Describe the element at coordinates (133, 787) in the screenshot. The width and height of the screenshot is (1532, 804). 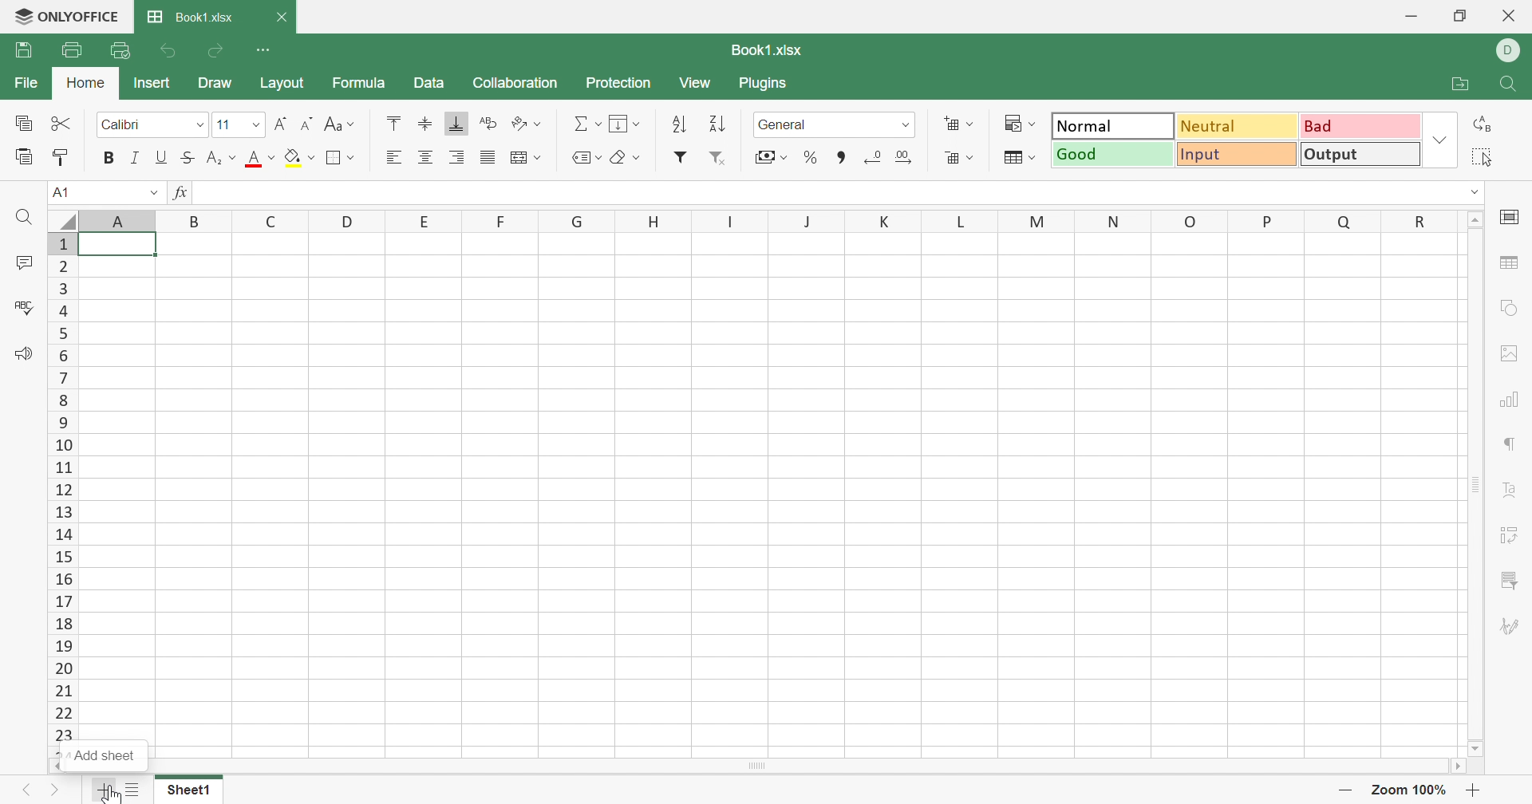
I see `List of Sheets` at that location.